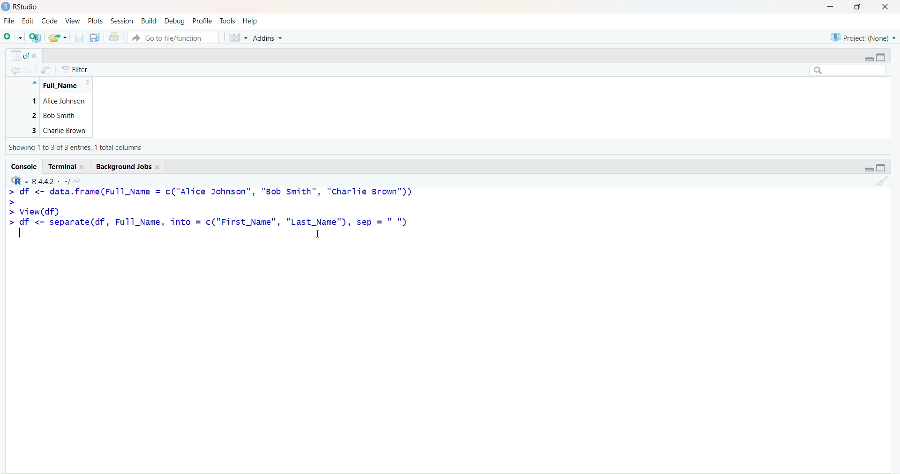 This screenshot has height=474, width=900. What do you see at coordinates (46, 70) in the screenshot?
I see `Show in new window` at bounding box center [46, 70].